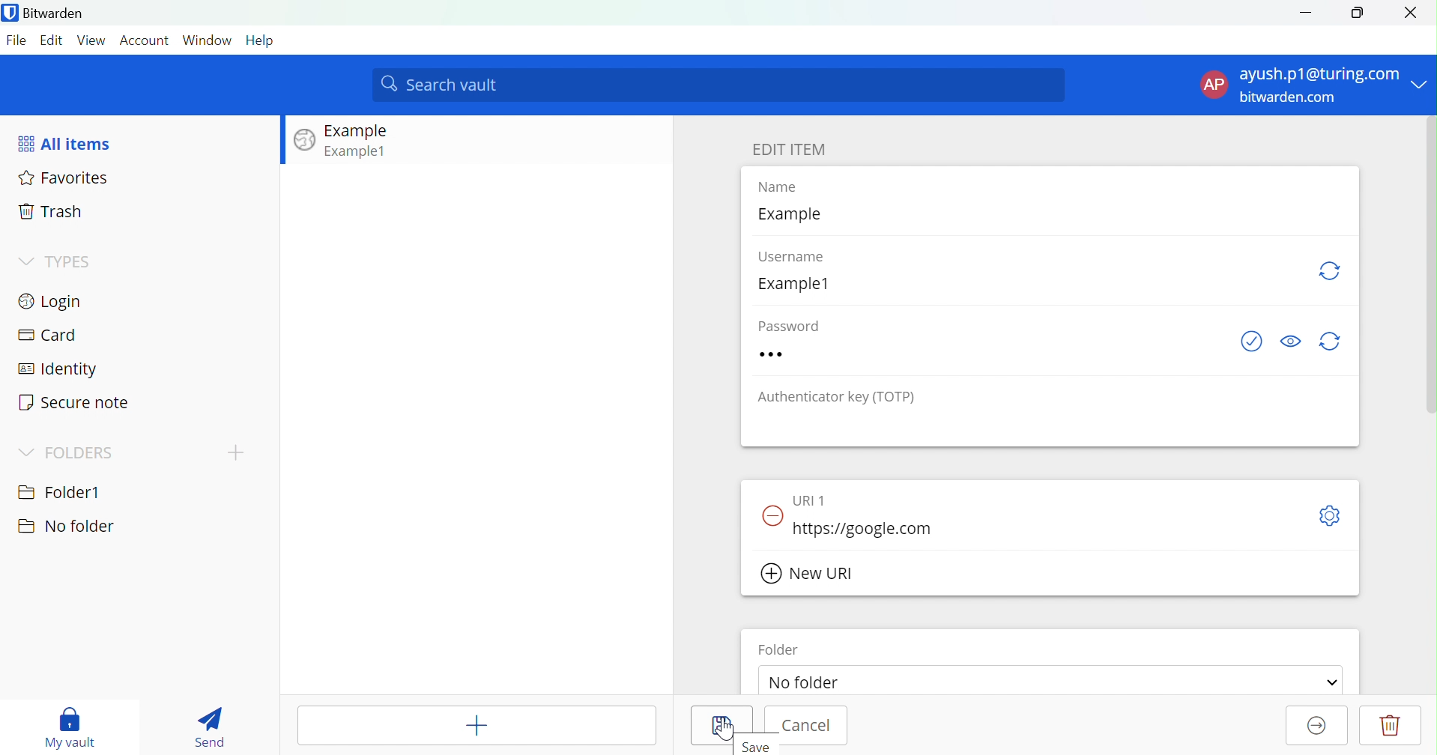 This screenshot has height=755, width=1437. Describe the element at coordinates (801, 284) in the screenshot. I see `Example1` at that location.